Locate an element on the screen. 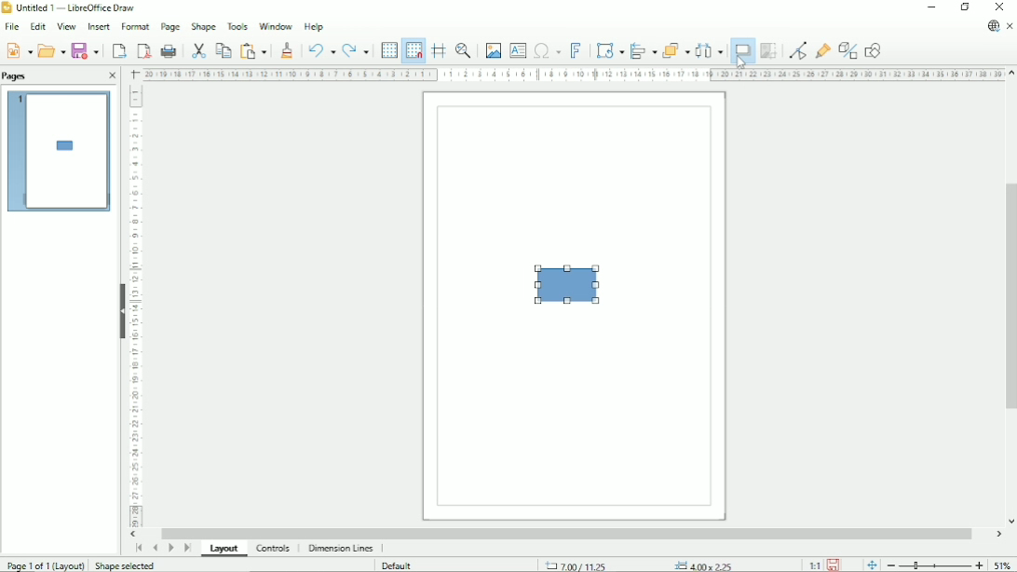 The image size is (1017, 572). Last page is located at coordinates (187, 549).